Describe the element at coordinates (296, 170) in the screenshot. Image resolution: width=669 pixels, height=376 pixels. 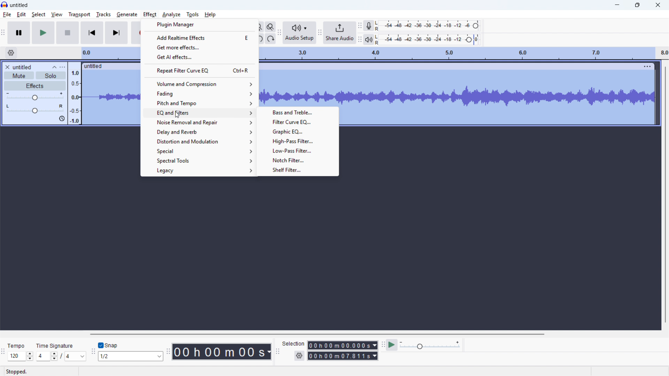
I see `Shelf filter` at that location.